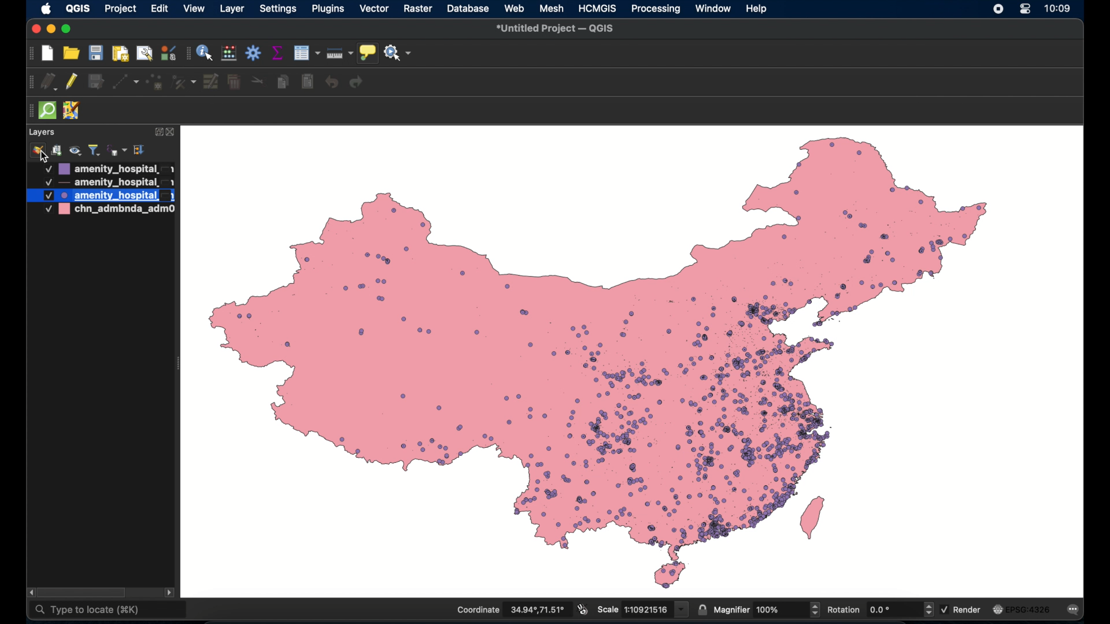 This screenshot has width=1110, height=624. What do you see at coordinates (766, 610) in the screenshot?
I see `magnifier` at bounding box center [766, 610].